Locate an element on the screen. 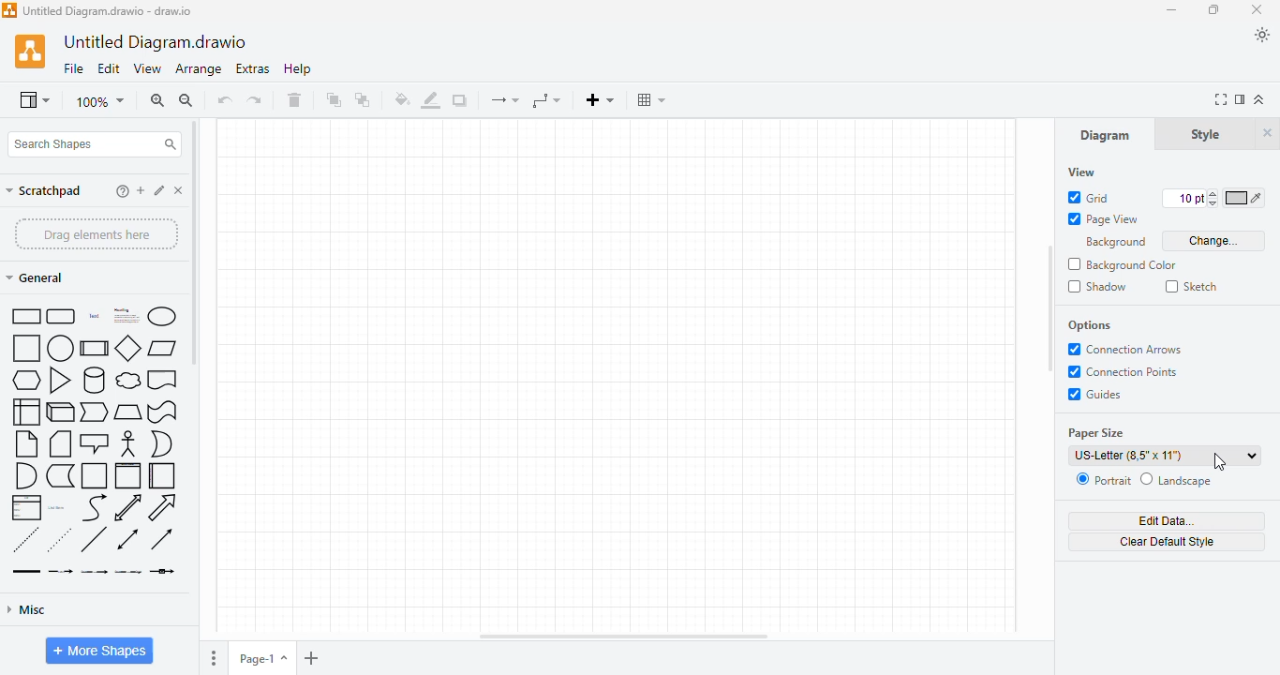 The height and width of the screenshot is (675, 1280). delete is located at coordinates (294, 99).